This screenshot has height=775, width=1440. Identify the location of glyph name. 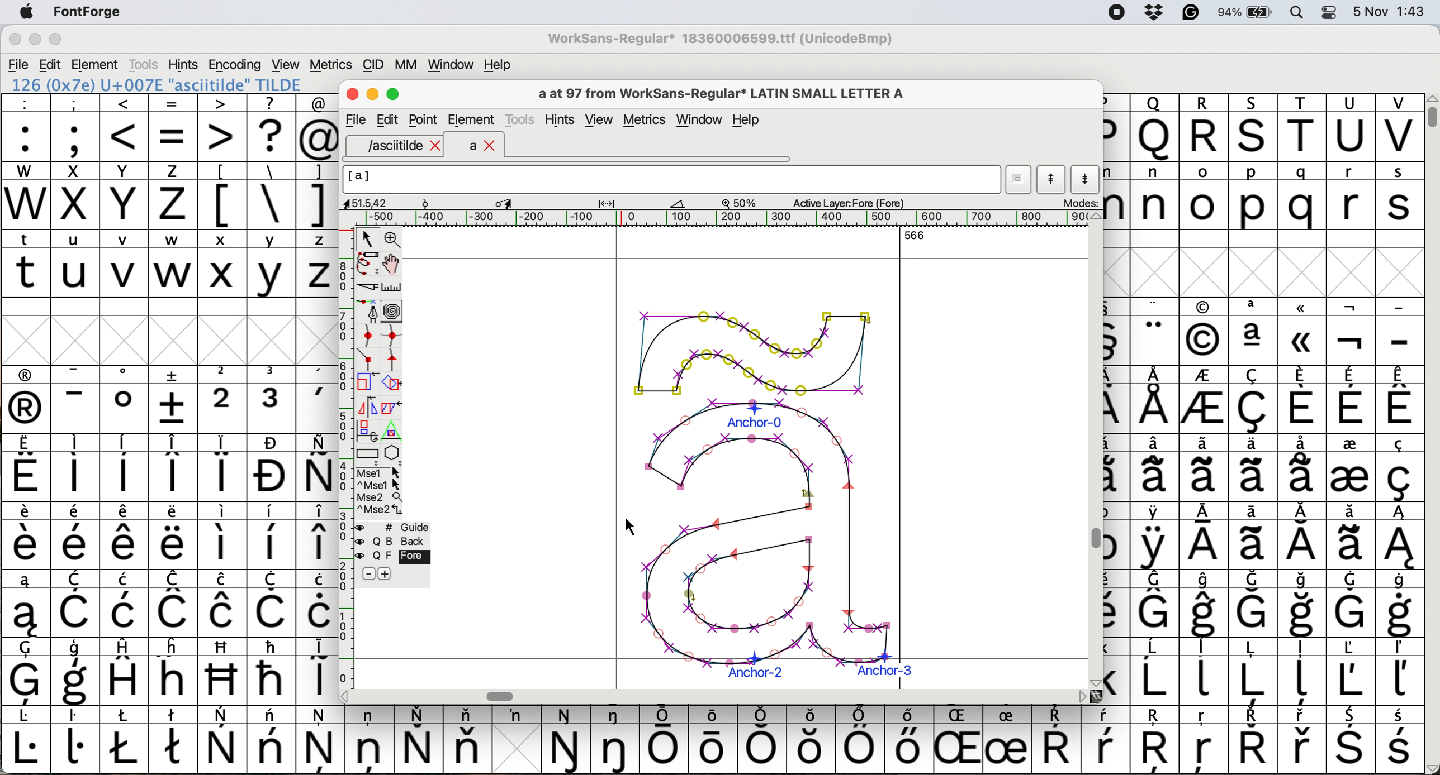
(719, 94).